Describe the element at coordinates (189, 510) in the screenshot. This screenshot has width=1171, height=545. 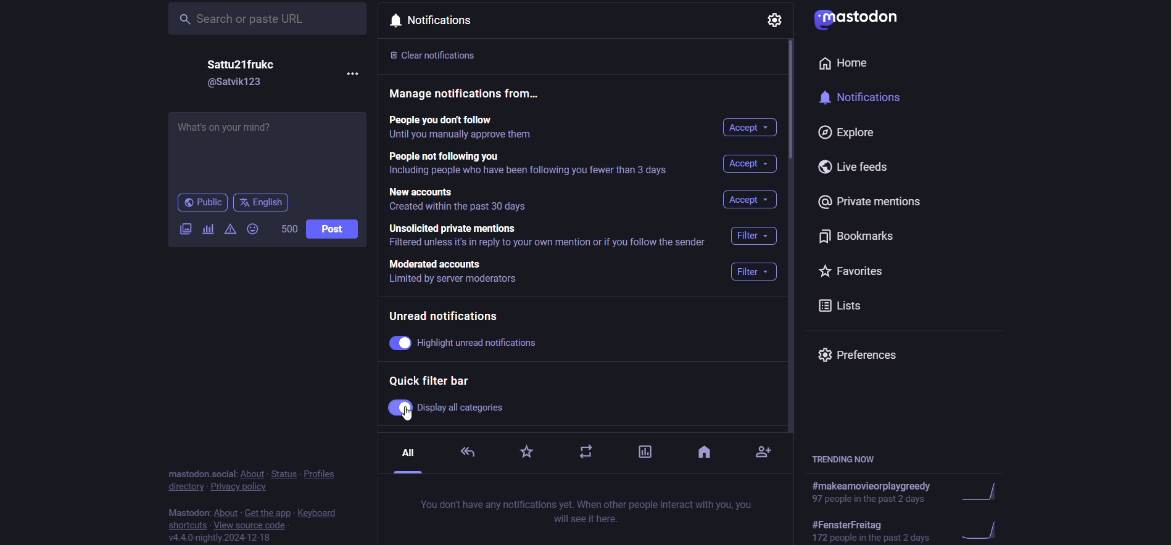
I see `mastodon social` at that location.